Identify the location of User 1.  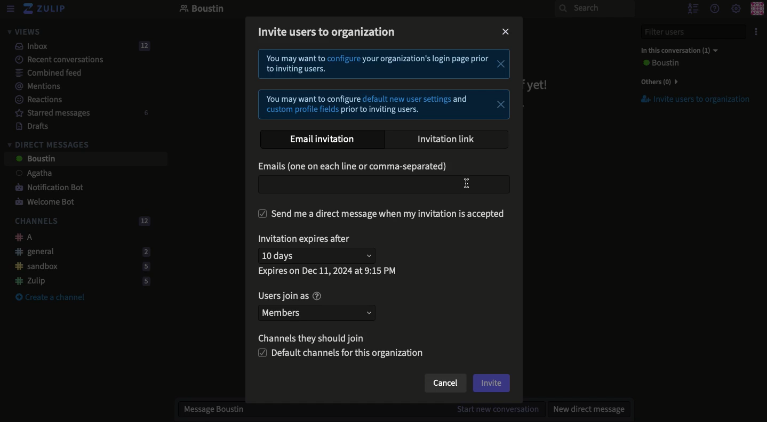
(28, 174).